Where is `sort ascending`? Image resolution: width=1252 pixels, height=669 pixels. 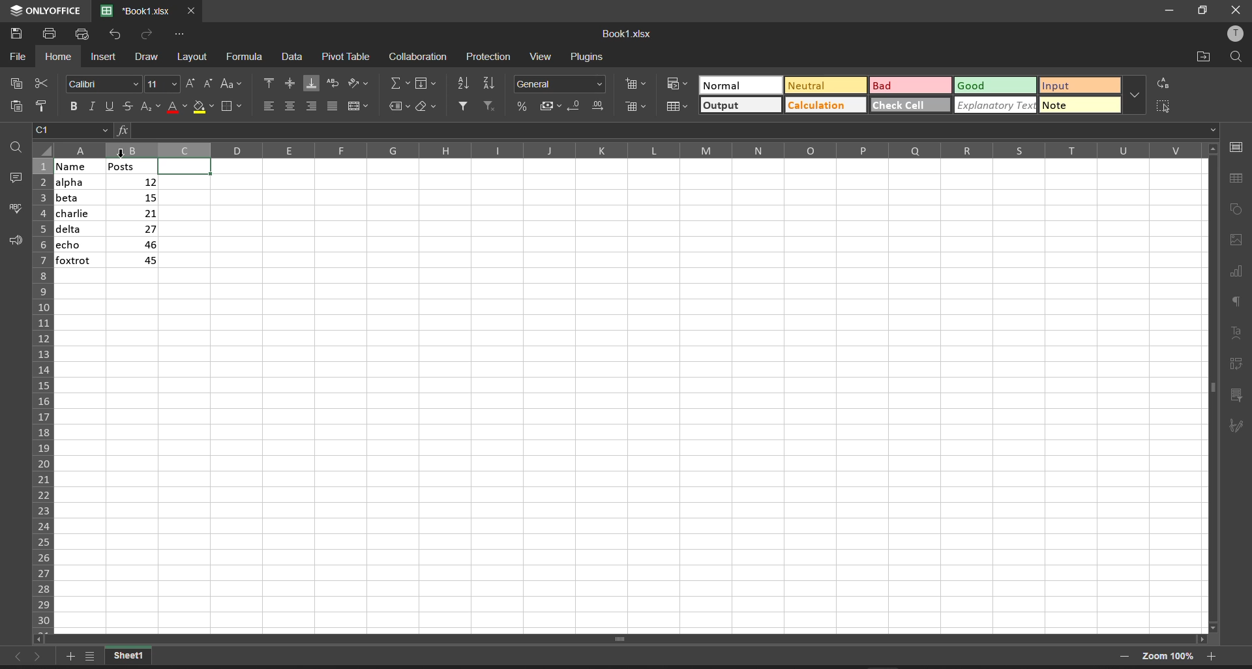
sort ascending is located at coordinates (463, 83).